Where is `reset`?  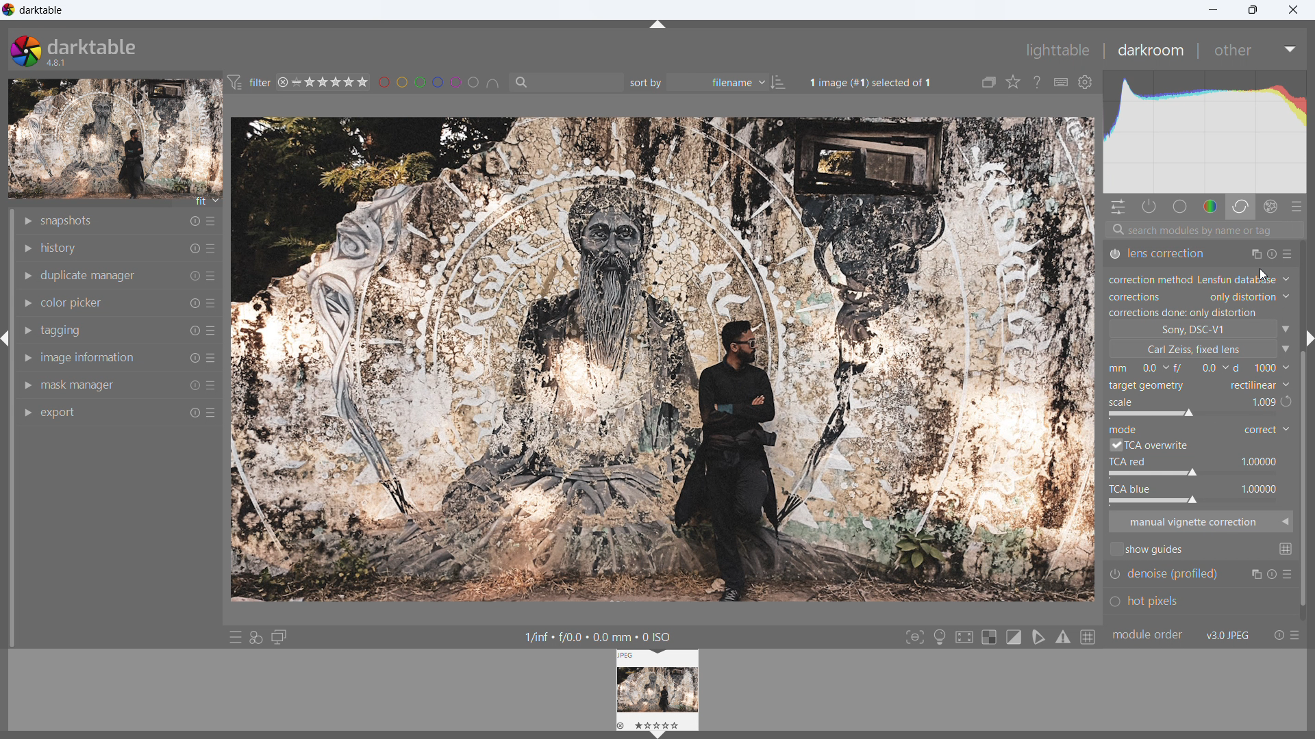 reset is located at coordinates (195, 387).